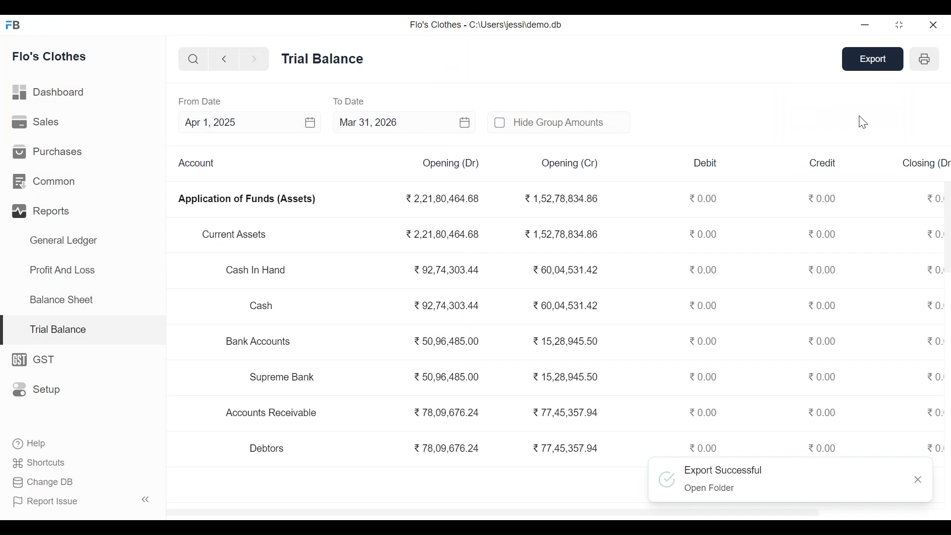  Describe the element at coordinates (705, 412) in the screenshot. I see `0.00` at that location.